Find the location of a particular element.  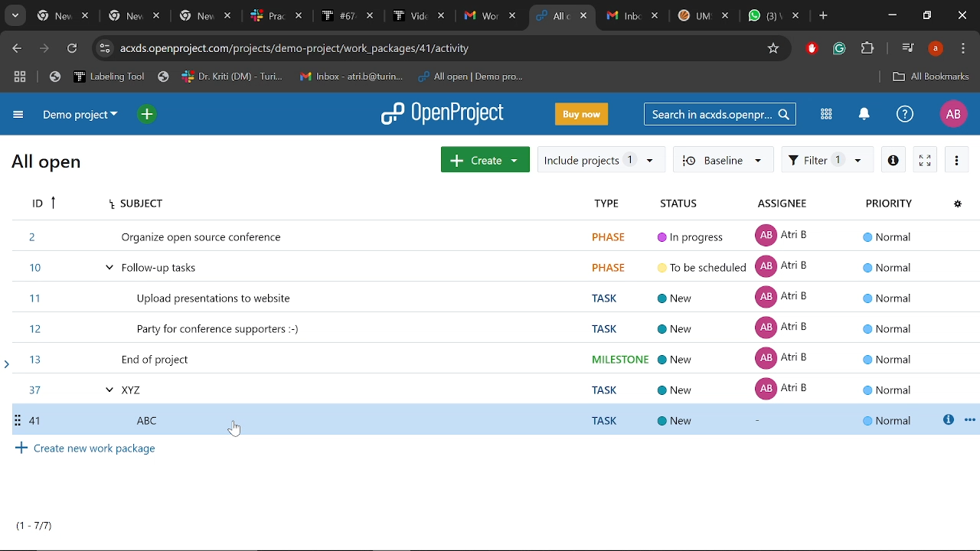

Minimize is located at coordinates (891, 17).